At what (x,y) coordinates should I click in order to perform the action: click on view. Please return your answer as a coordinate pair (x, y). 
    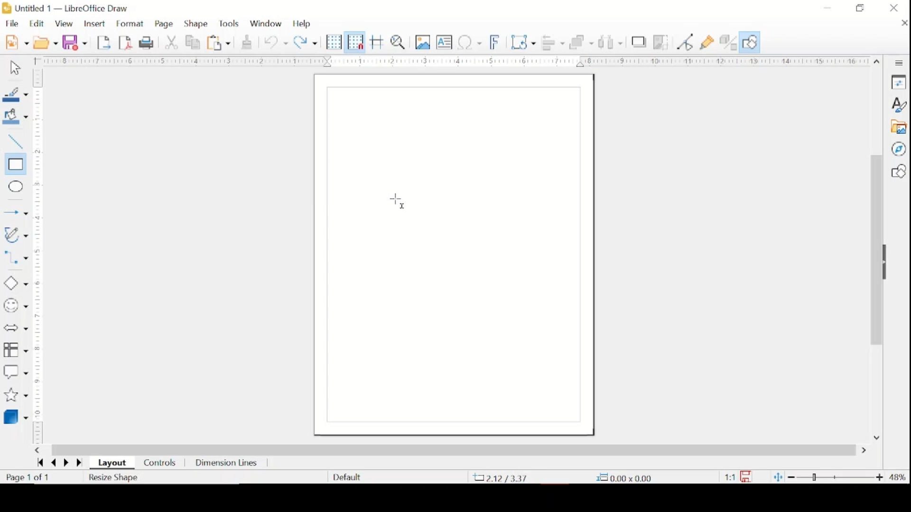
    Looking at the image, I should click on (65, 24).